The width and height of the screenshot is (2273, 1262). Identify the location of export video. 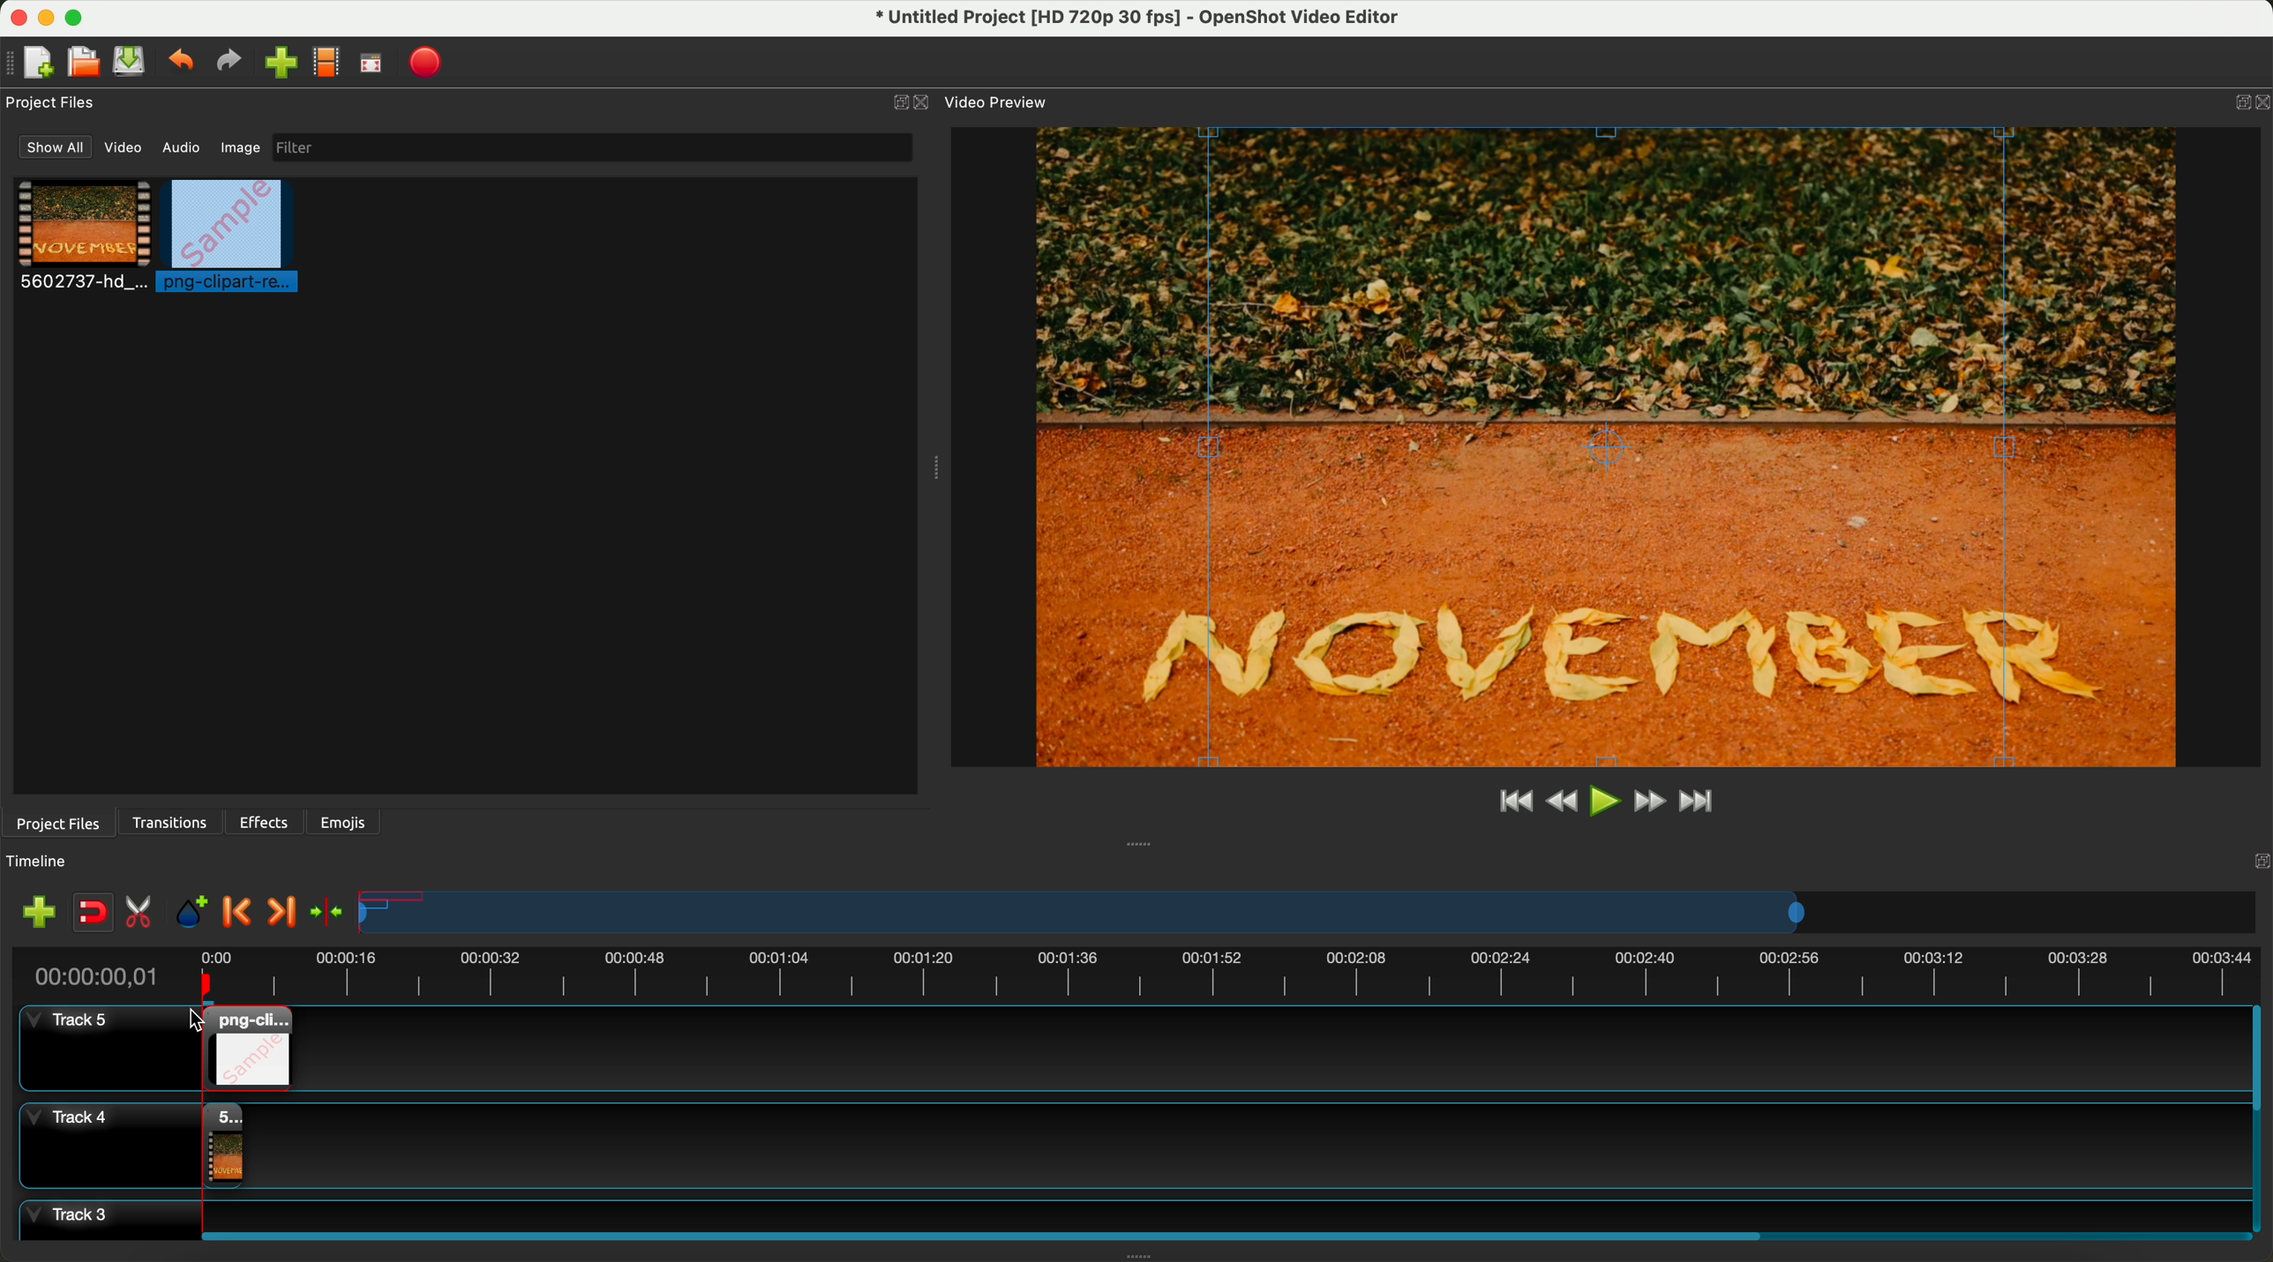
(431, 63).